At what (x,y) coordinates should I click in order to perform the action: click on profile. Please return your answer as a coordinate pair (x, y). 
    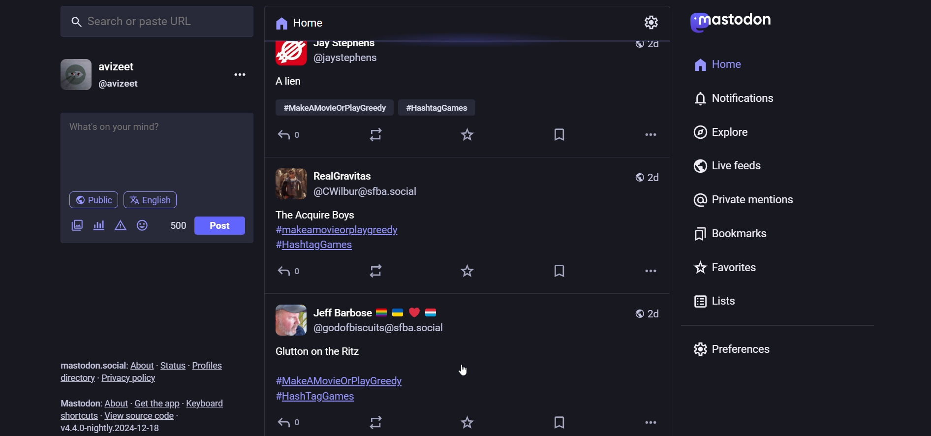
    Looking at the image, I should click on (352, 183).